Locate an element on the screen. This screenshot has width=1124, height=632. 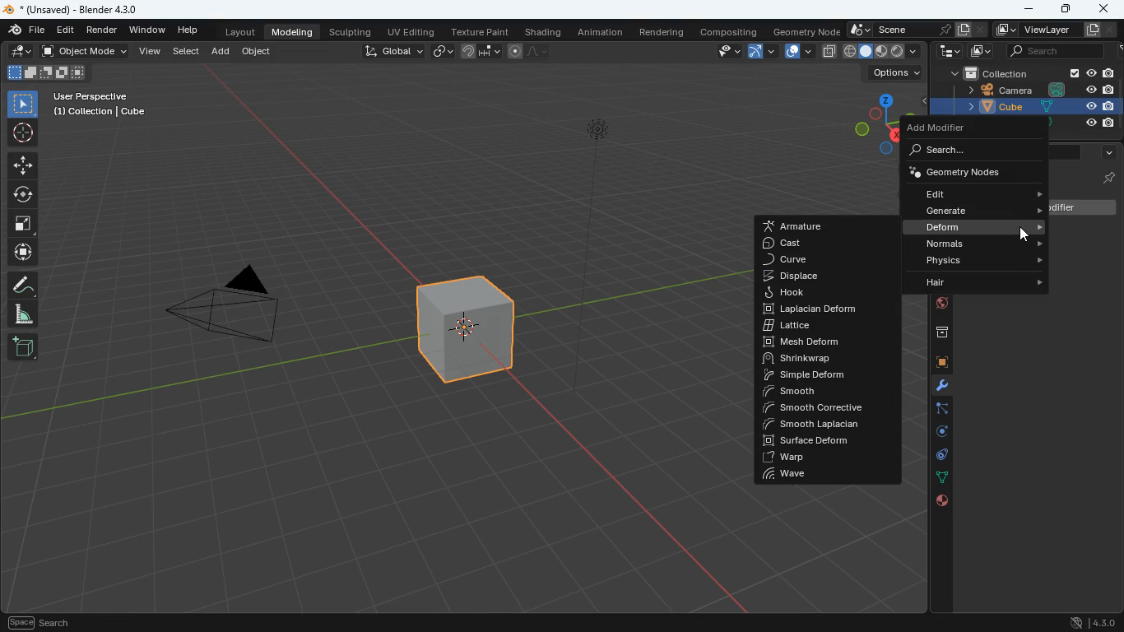
geometry node is located at coordinates (808, 31).